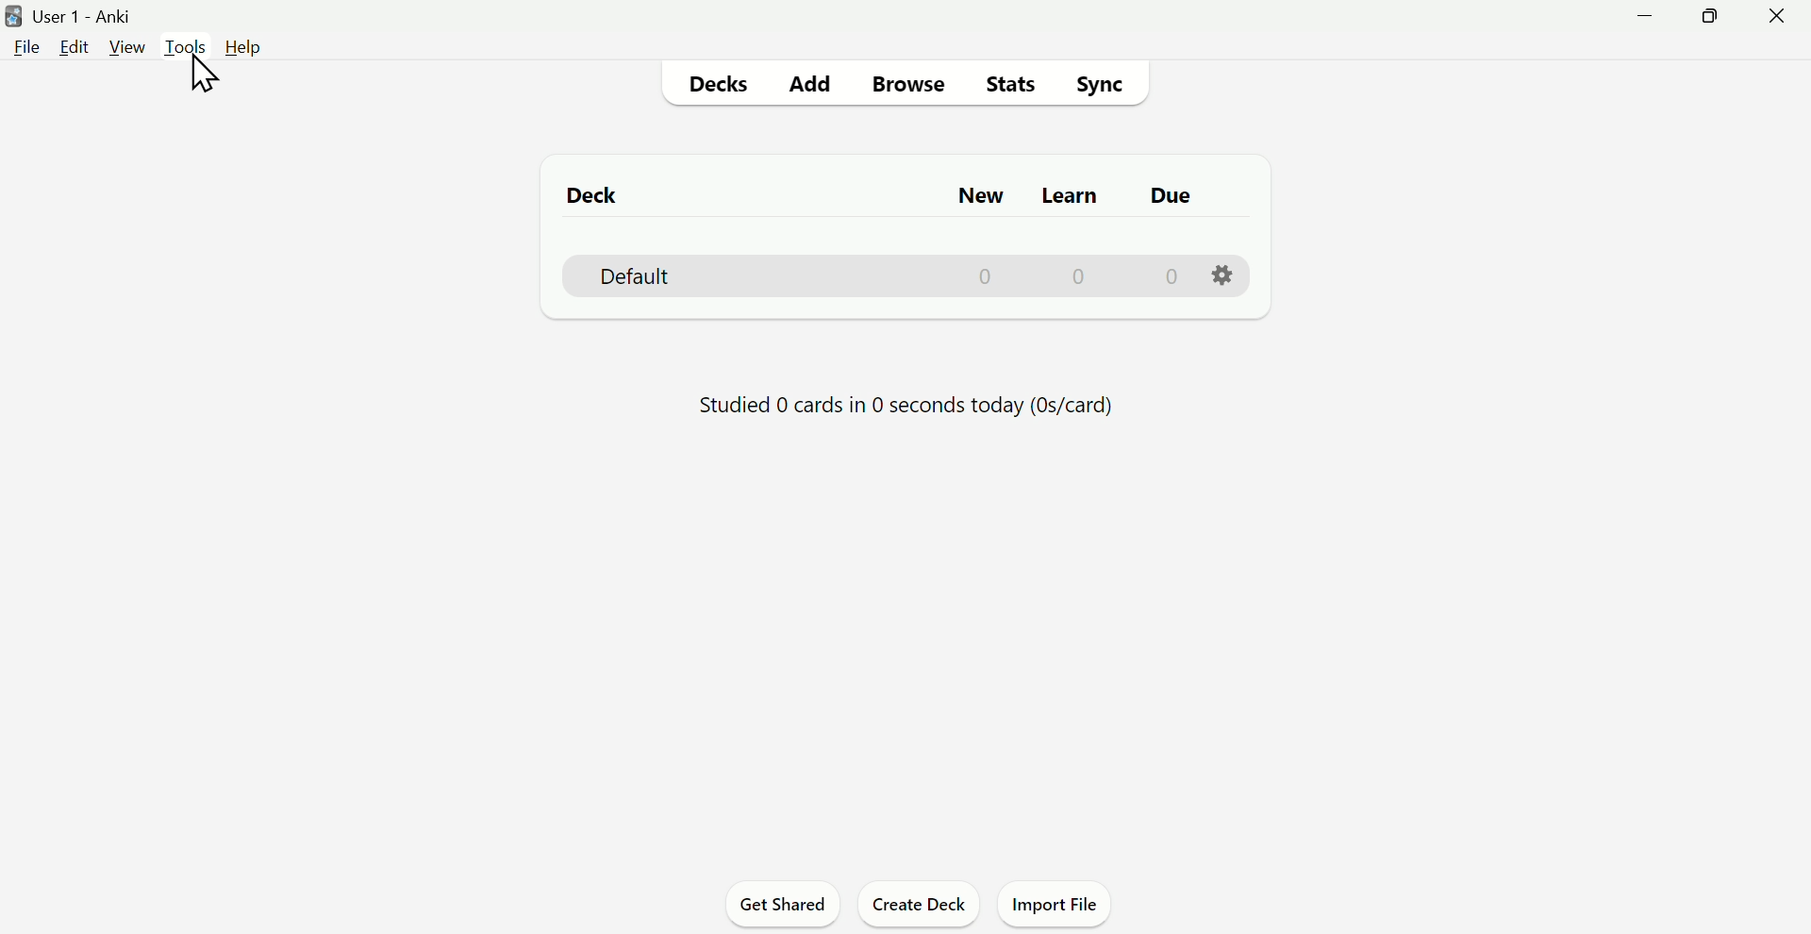 The image size is (1811, 934). What do you see at coordinates (1776, 20) in the screenshot?
I see `Close` at bounding box center [1776, 20].